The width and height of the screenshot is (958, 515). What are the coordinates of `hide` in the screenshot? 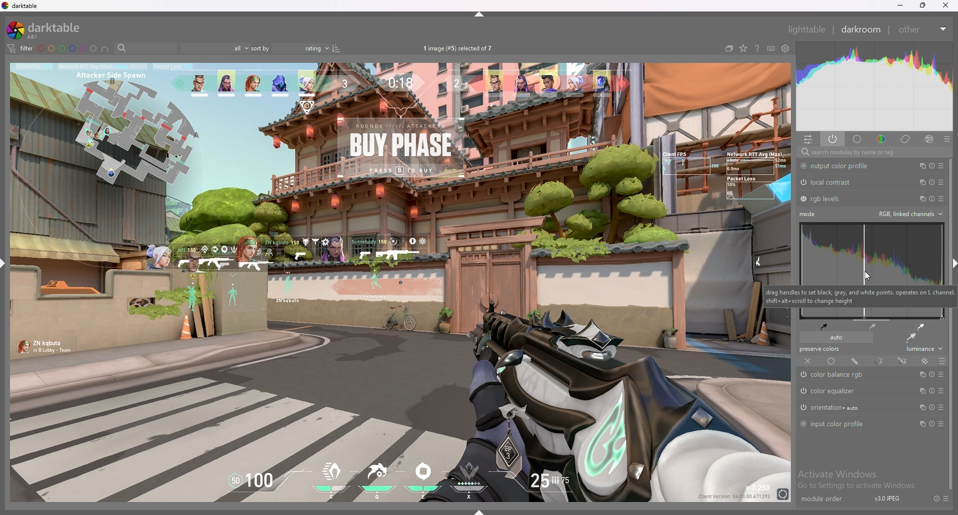 It's located at (479, 14).